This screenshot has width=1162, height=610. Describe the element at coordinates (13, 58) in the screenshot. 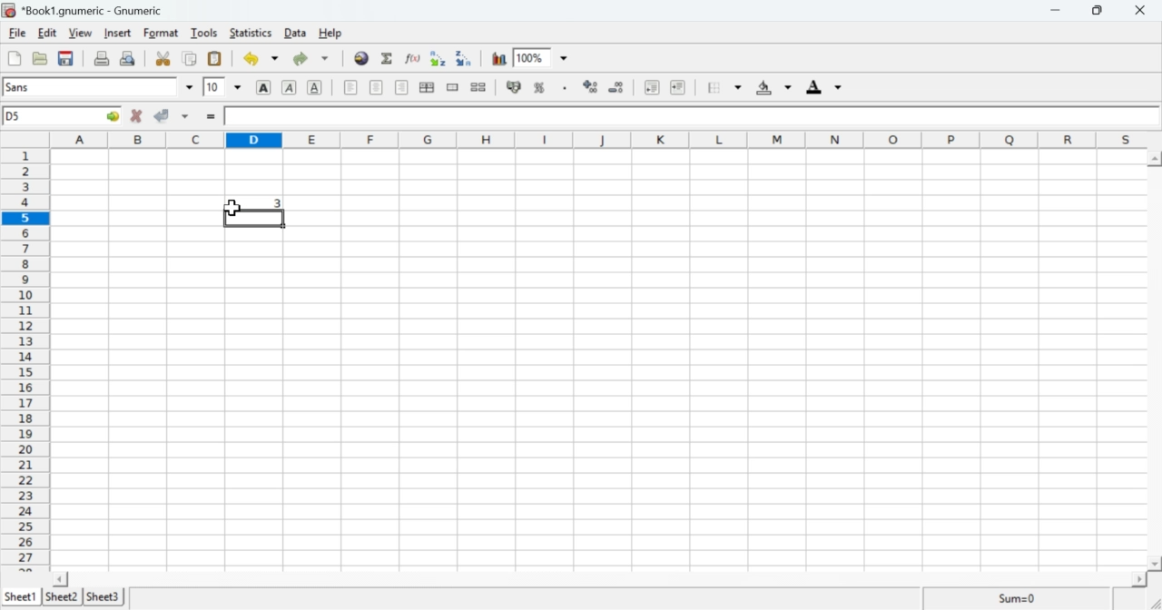

I see `Create new workbook` at that location.